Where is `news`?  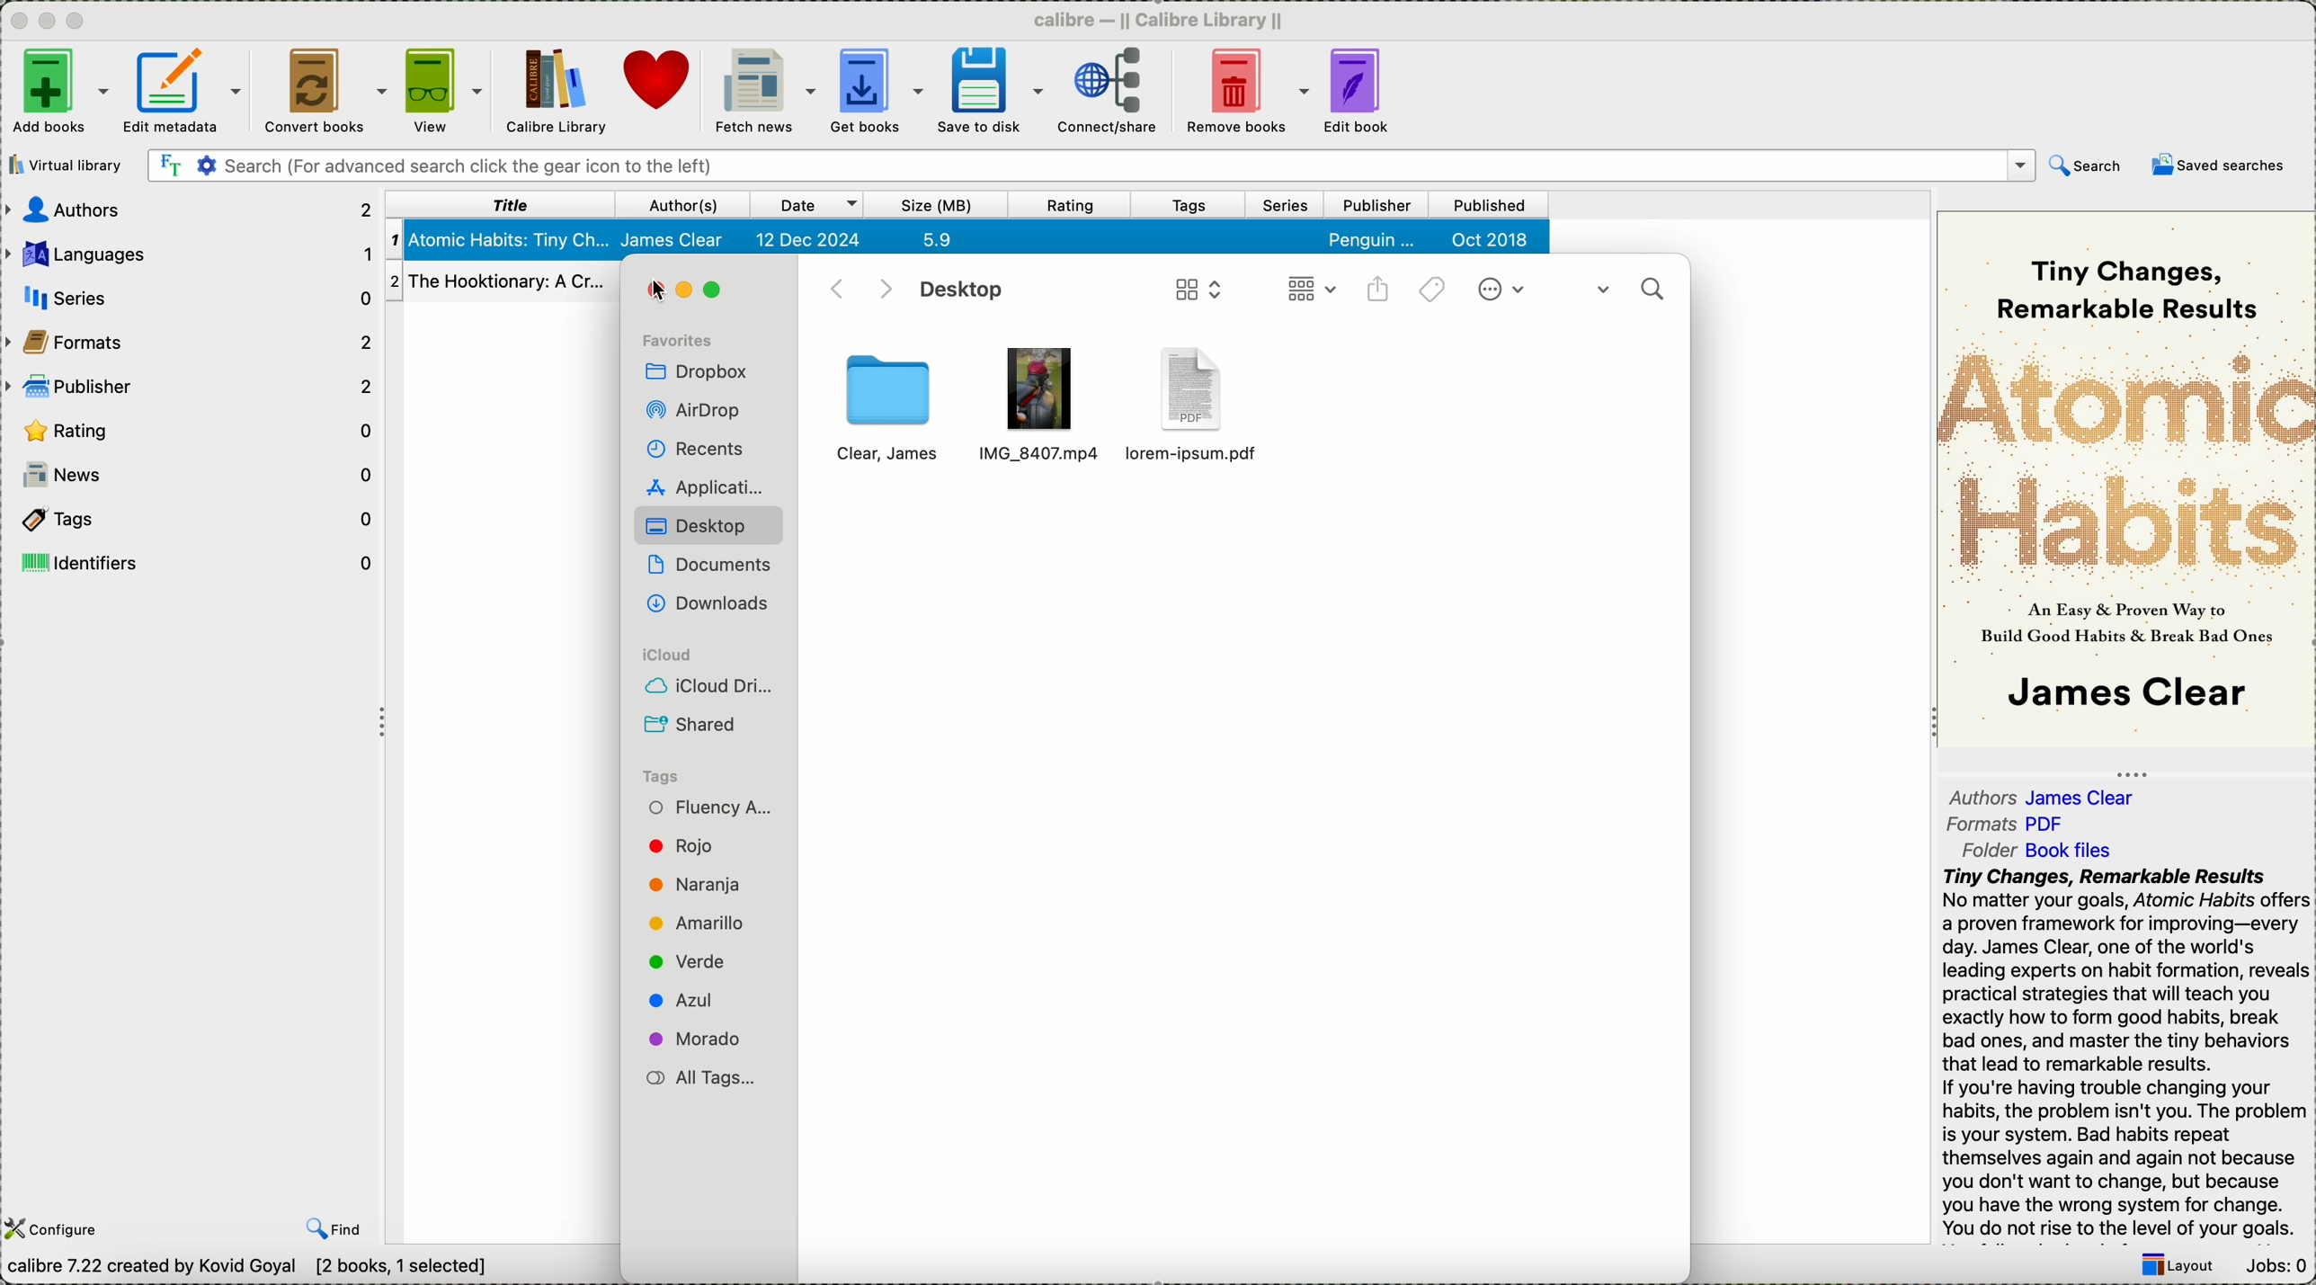 news is located at coordinates (200, 475).